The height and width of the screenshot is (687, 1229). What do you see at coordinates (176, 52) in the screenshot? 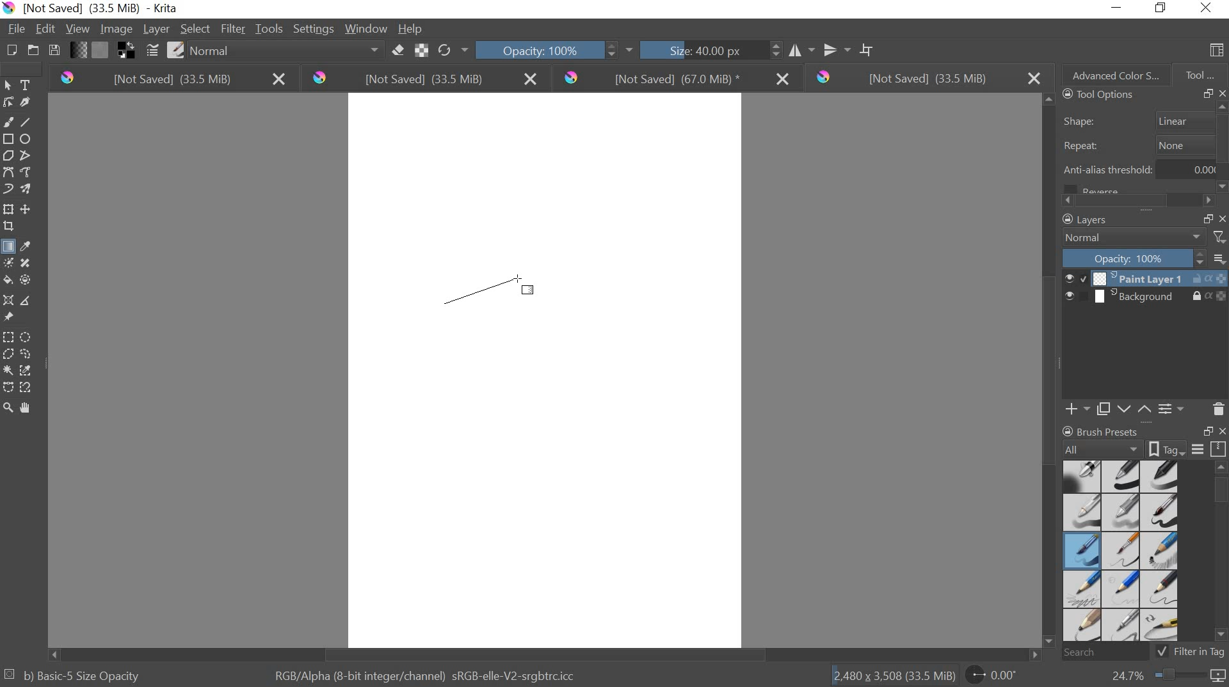
I see `CHOOSE BRUSH PRESET` at bounding box center [176, 52].